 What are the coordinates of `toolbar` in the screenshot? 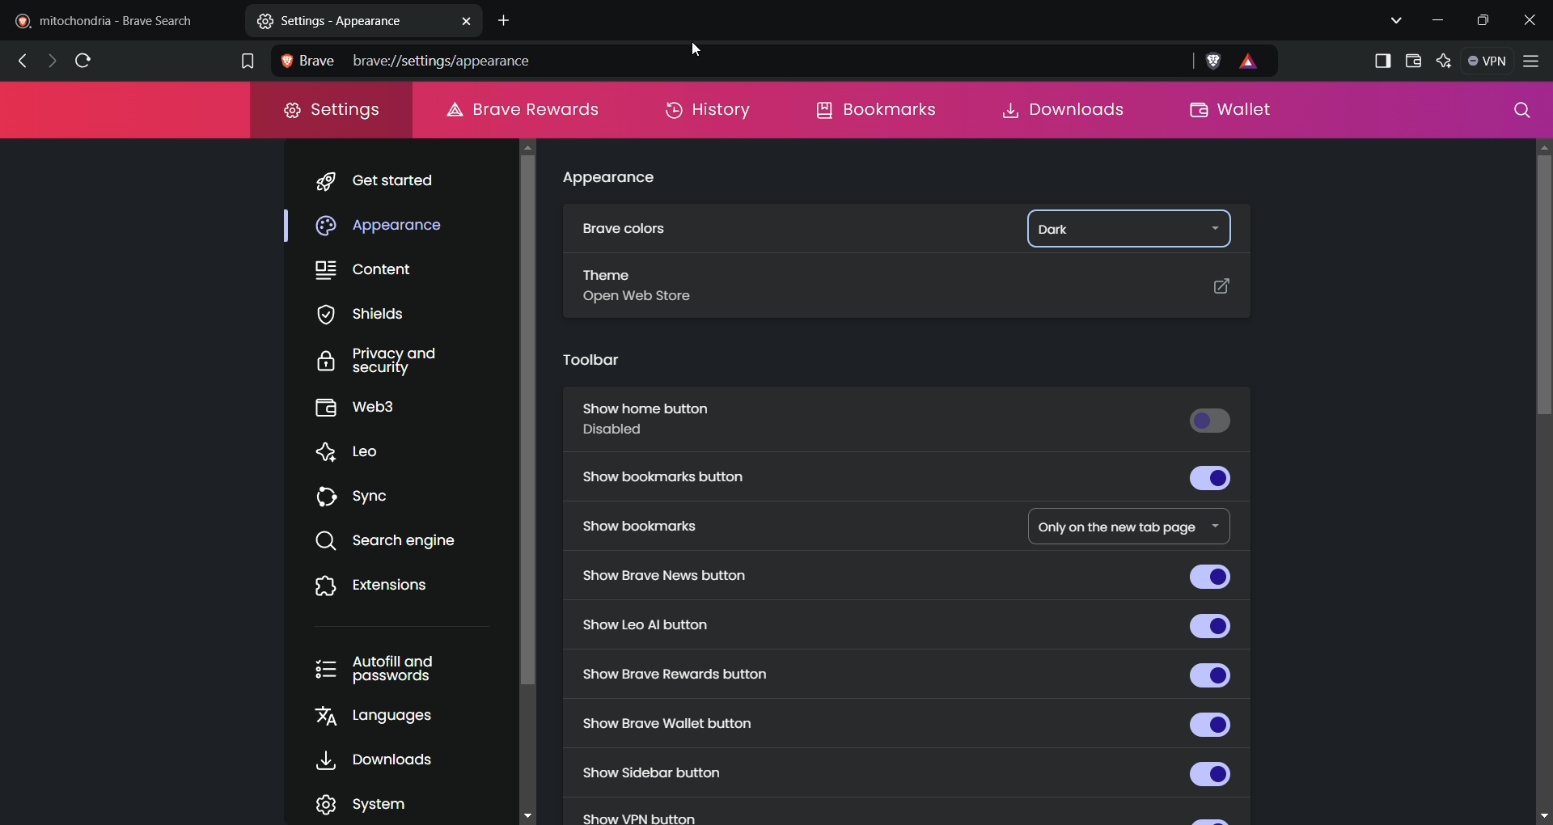 It's located at (589, 359).